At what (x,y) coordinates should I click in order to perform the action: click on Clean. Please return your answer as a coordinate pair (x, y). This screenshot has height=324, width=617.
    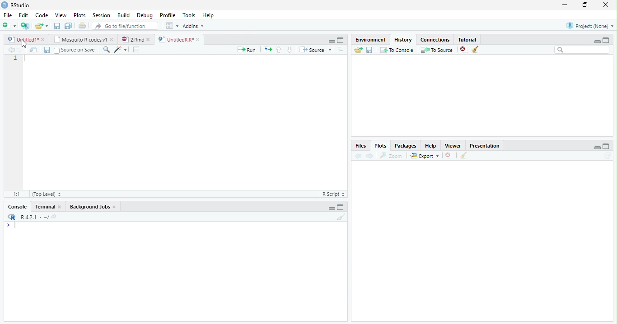
    Looking at the image, I should click on (340, 217).